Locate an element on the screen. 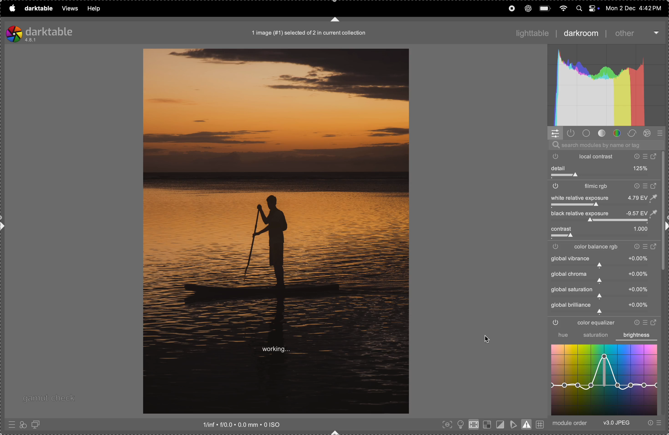 Image resolution: width=669 pixels, height=435 pixels. color is located at coordinates (617, 133).